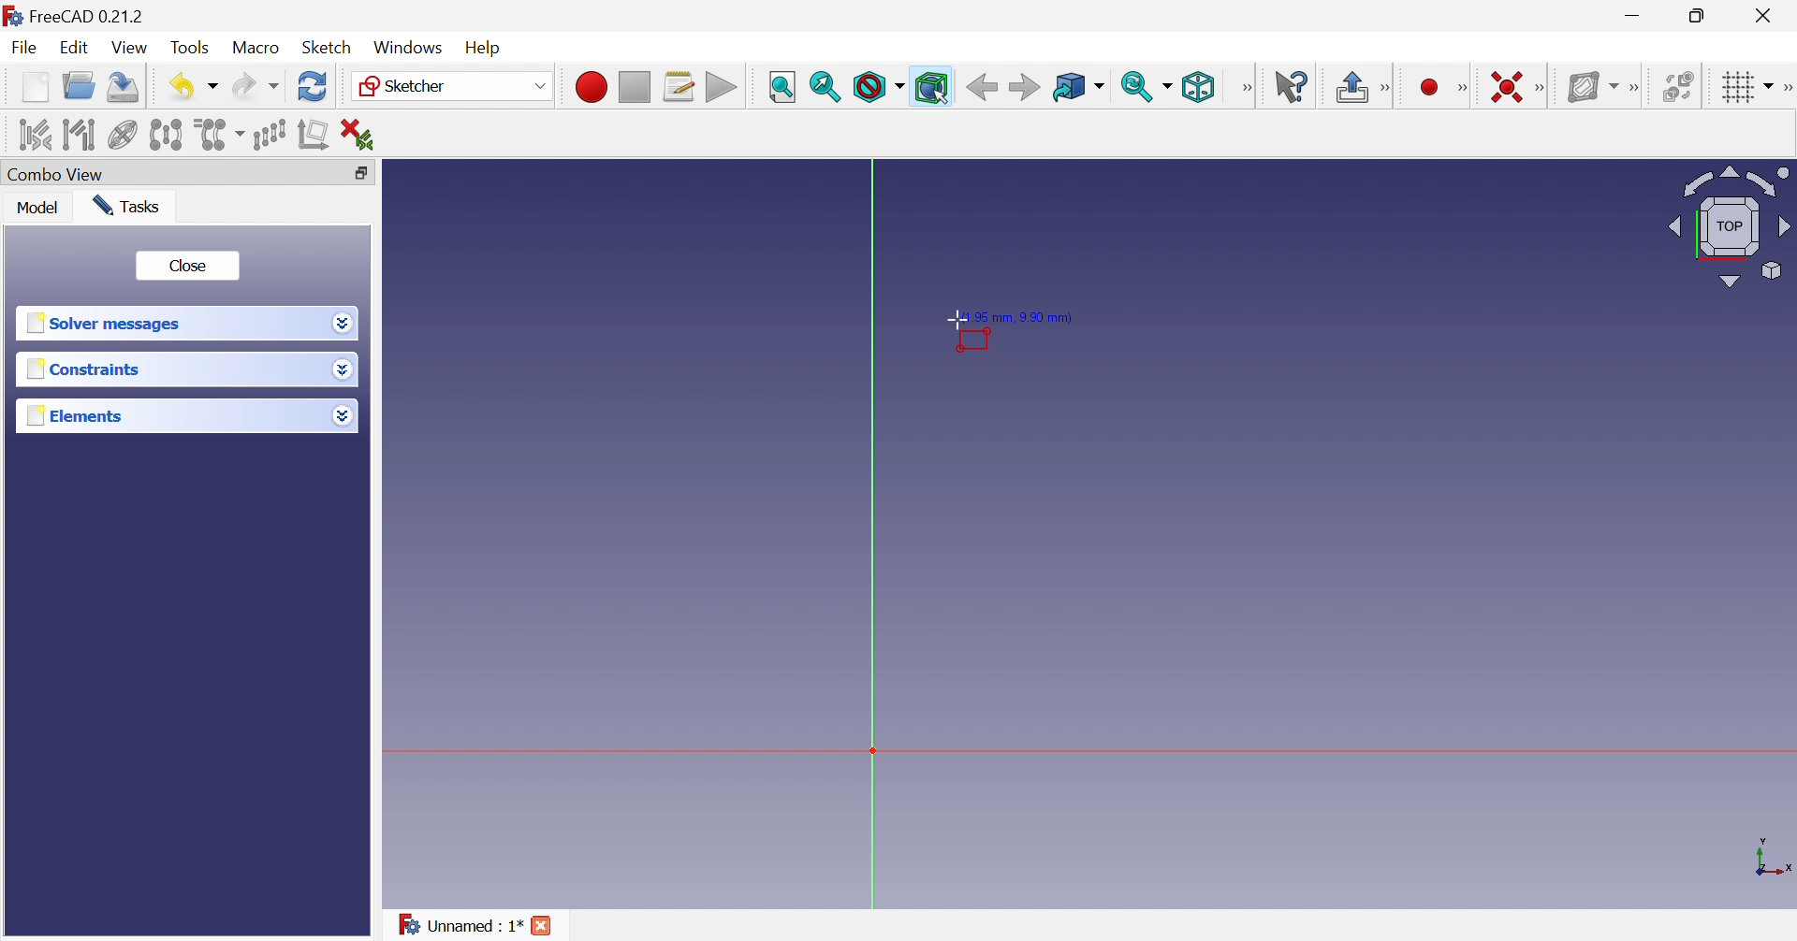  What do you see at coordinates (1430, 88) in the screenshot?
I see `Create circle` at bounding box center [1430, 88].